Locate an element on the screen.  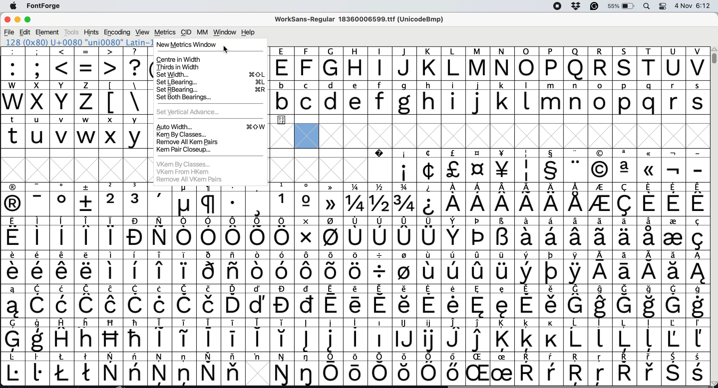
cursor is located at coordinates (227, 50).